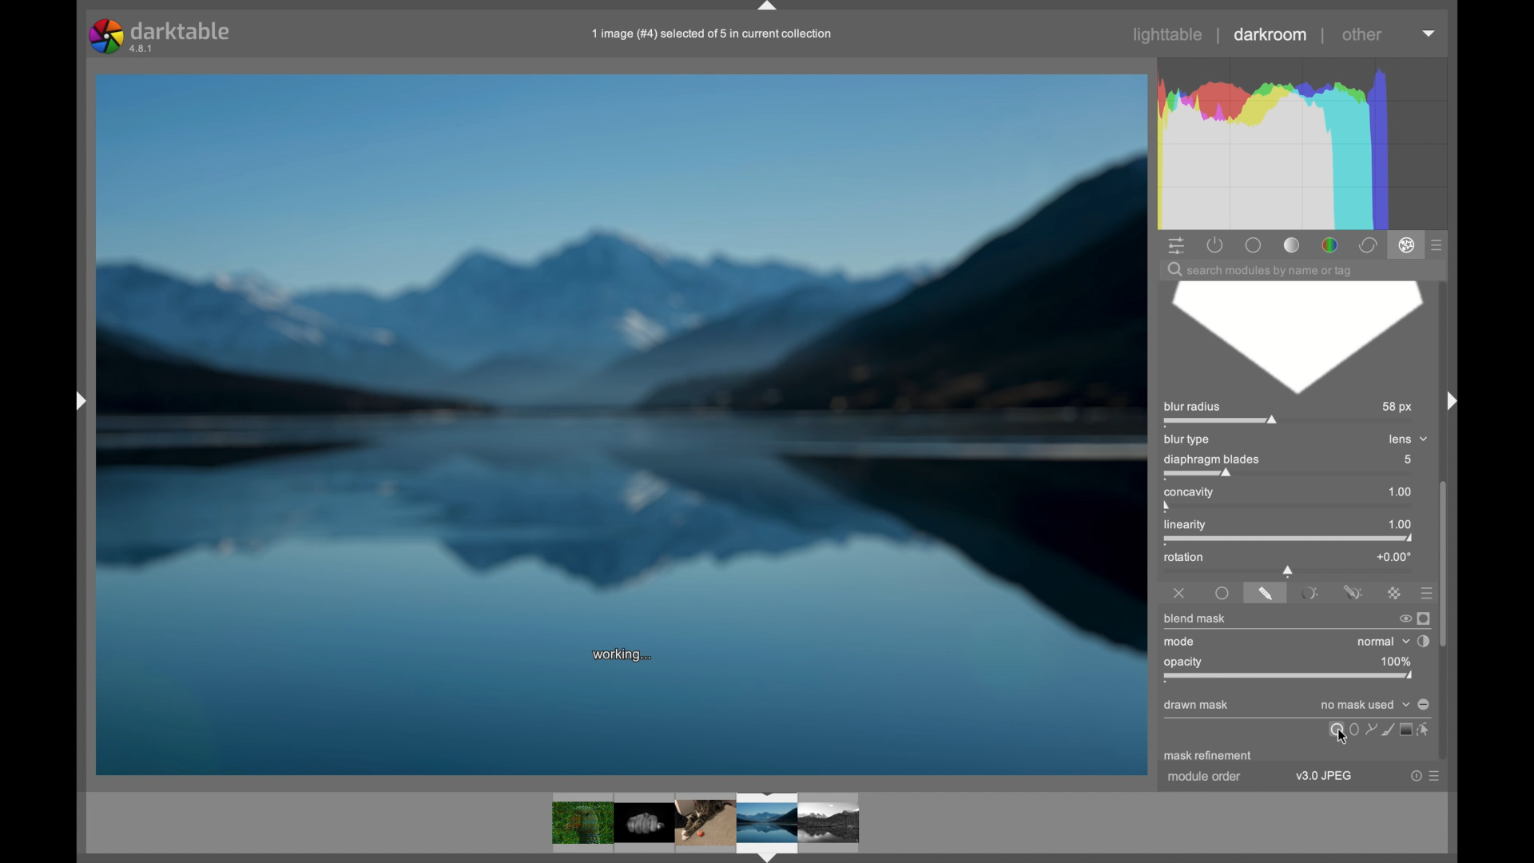 The width and height of the screenshot is (1534, 863). I want to click on toggle blending order, so click(1425, 641).